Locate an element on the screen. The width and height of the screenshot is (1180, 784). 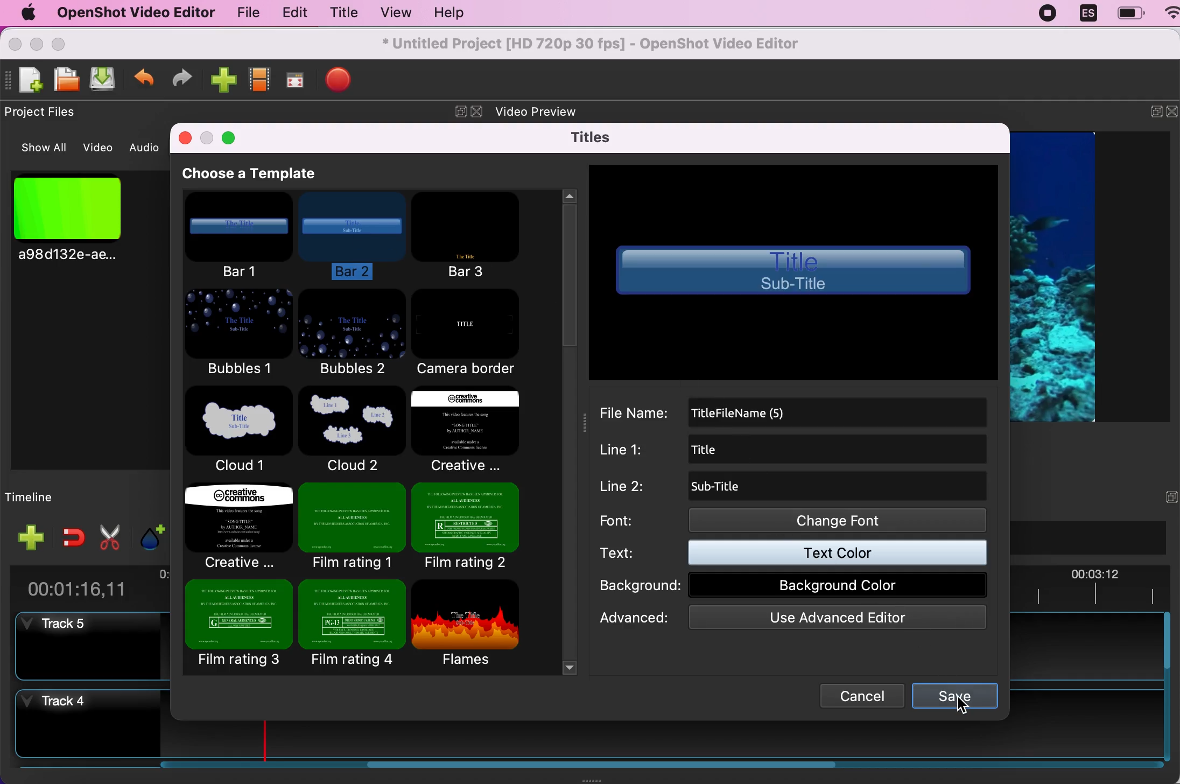
title is located at coordinates (343, 12).